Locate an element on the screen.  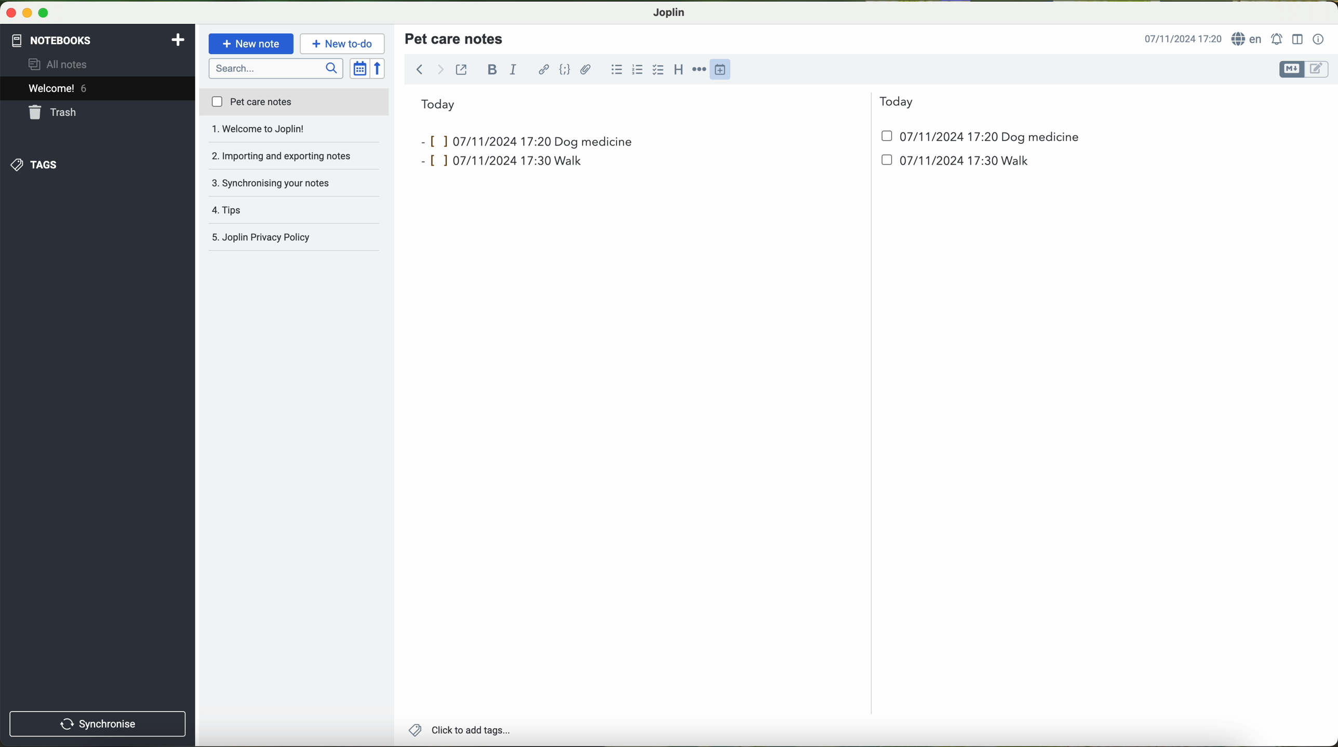
pet care notes file is located at coordinates (293, 103).